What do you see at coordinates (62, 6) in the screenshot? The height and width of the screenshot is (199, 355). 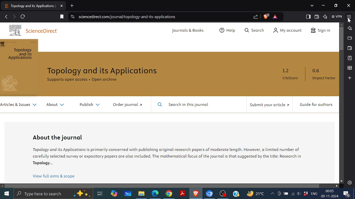 I see `Close window` at bounding box center [62, 6].